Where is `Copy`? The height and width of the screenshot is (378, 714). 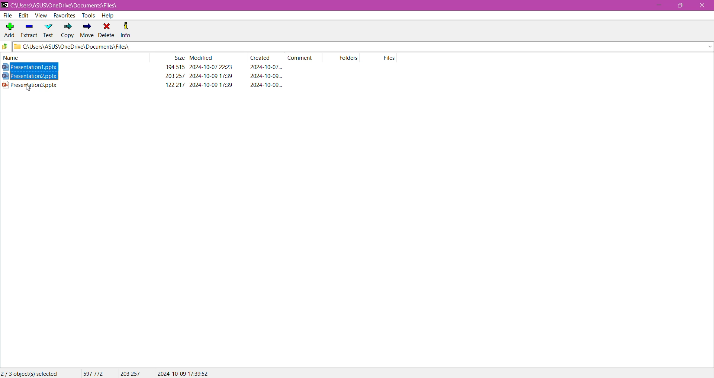
Copy is located at coordinates (67, 31).